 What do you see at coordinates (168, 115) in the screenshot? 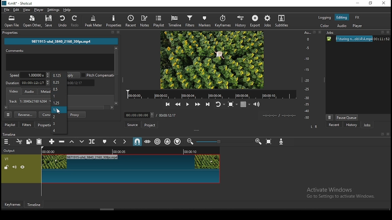
I see `total time` at bounding box center [168, 115].